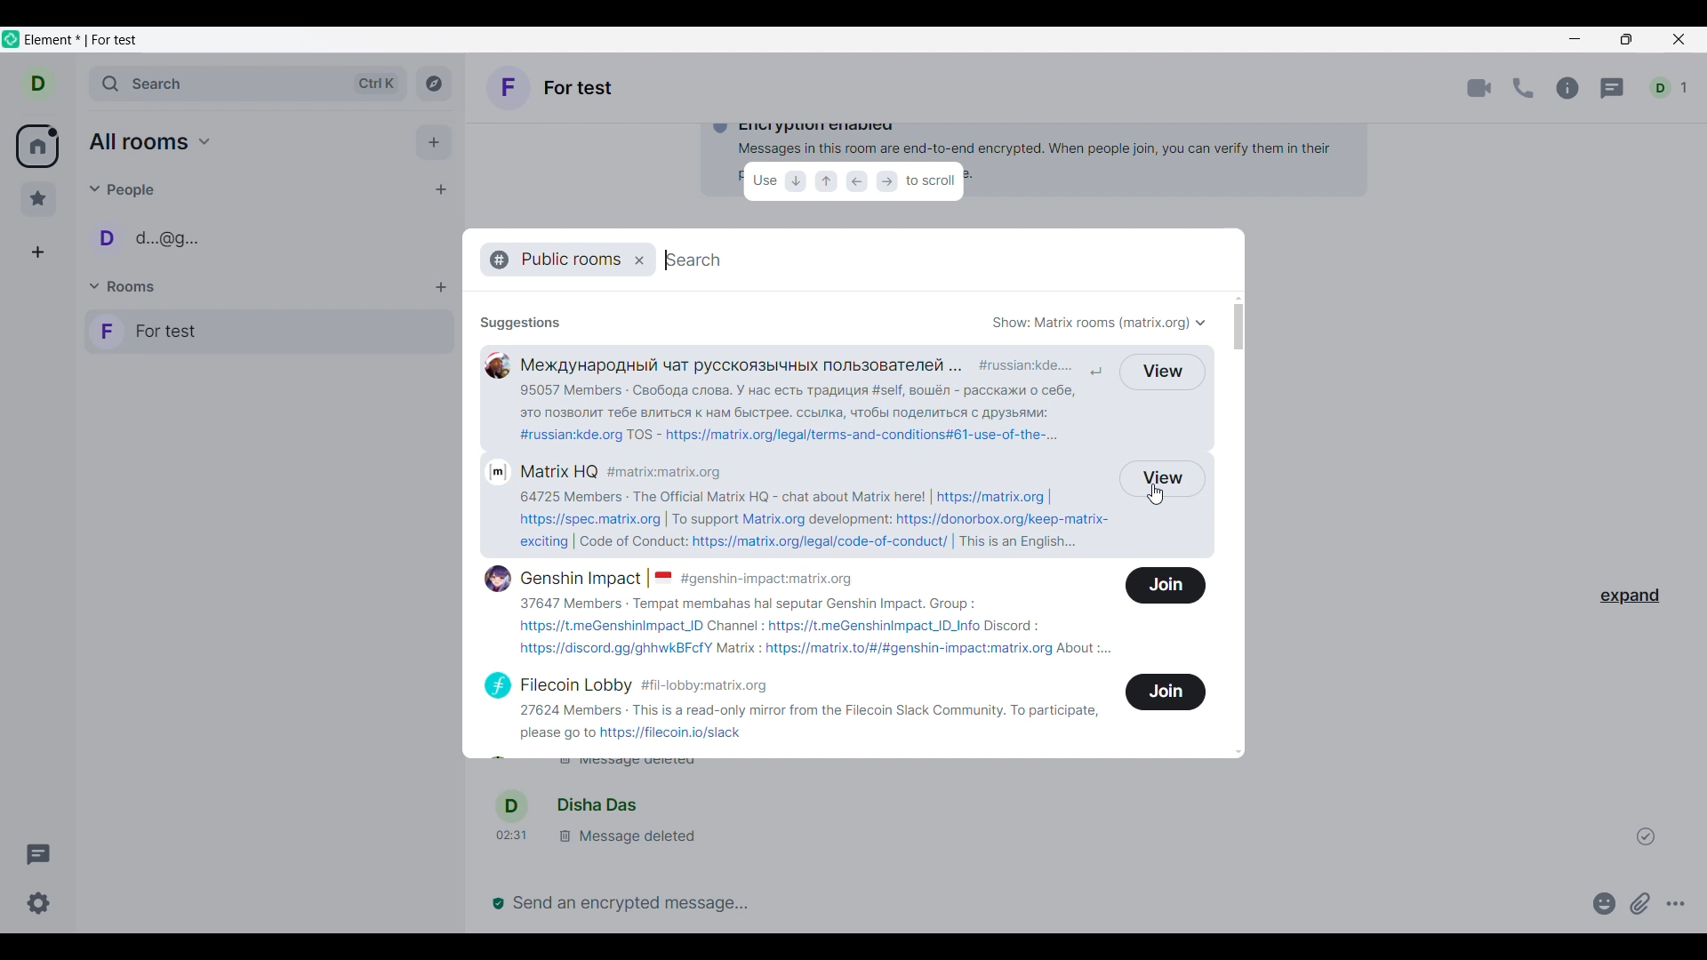 This screenshot has width=1707, height=960. What do you see at coordinates (519, 319) in the screenshot?
I see `Suggestions` at bounding box center [519, 319].